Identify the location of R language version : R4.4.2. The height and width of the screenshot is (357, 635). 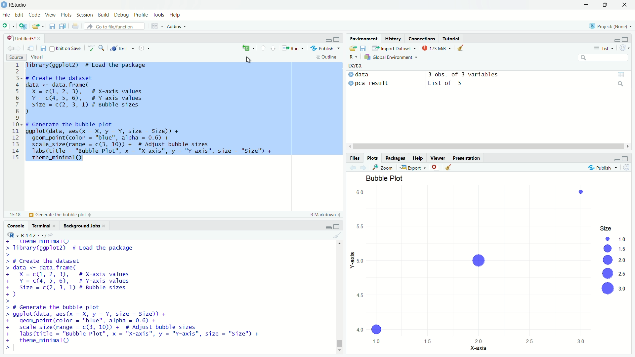
(37, 235).